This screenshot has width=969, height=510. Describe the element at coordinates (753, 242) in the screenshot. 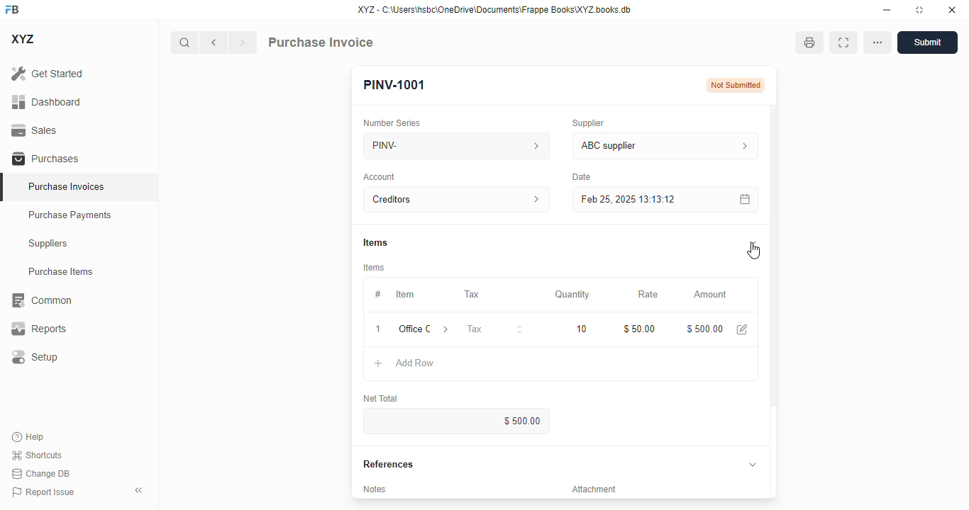

I see `toggle expand/contract` at that location.